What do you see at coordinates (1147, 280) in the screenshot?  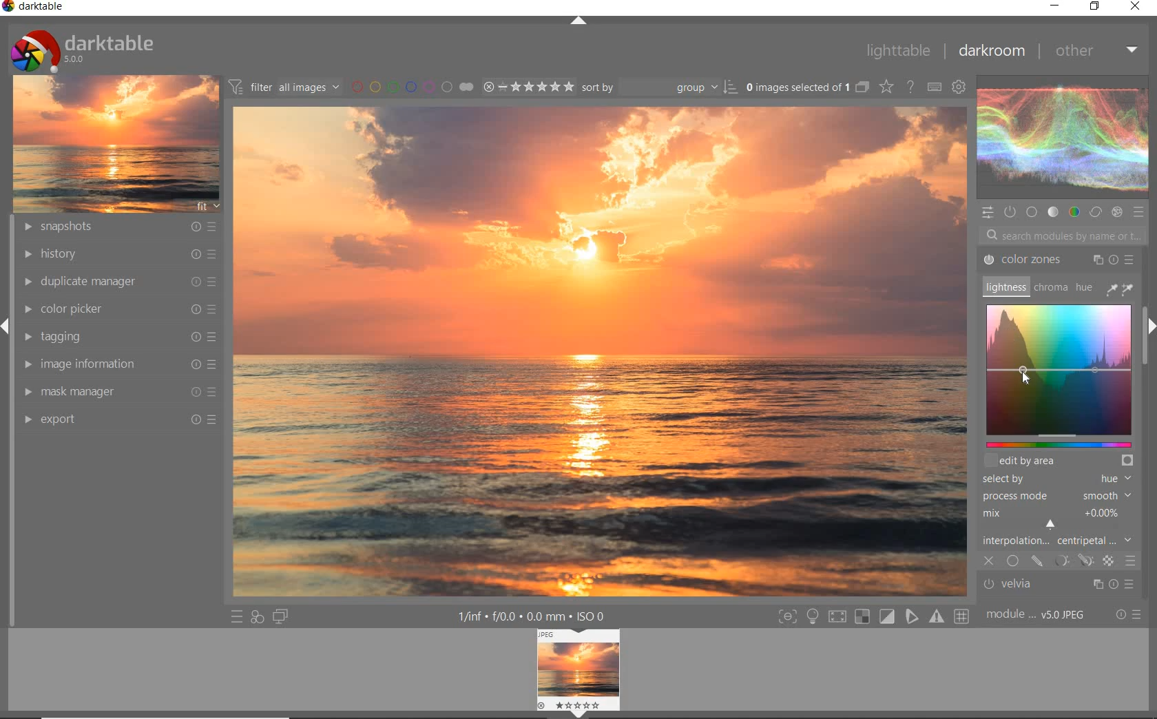 I see `SCROLLBAR` at bounding box center [1147, 280].